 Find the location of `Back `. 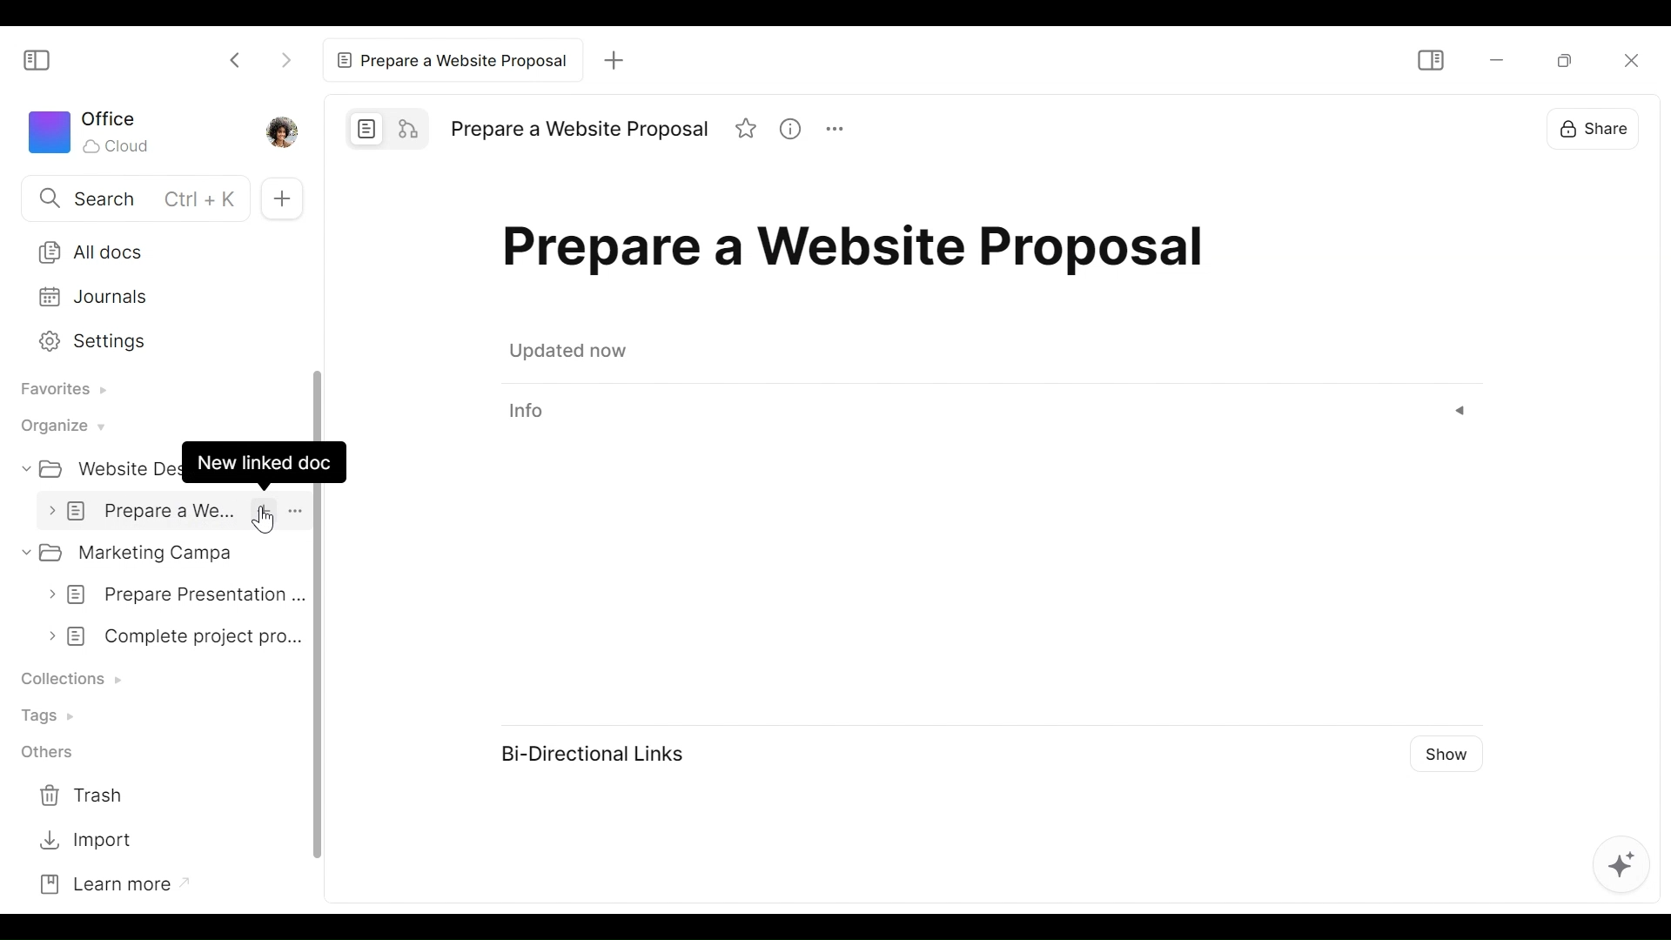

Back  is located at coordinates (237, 59).